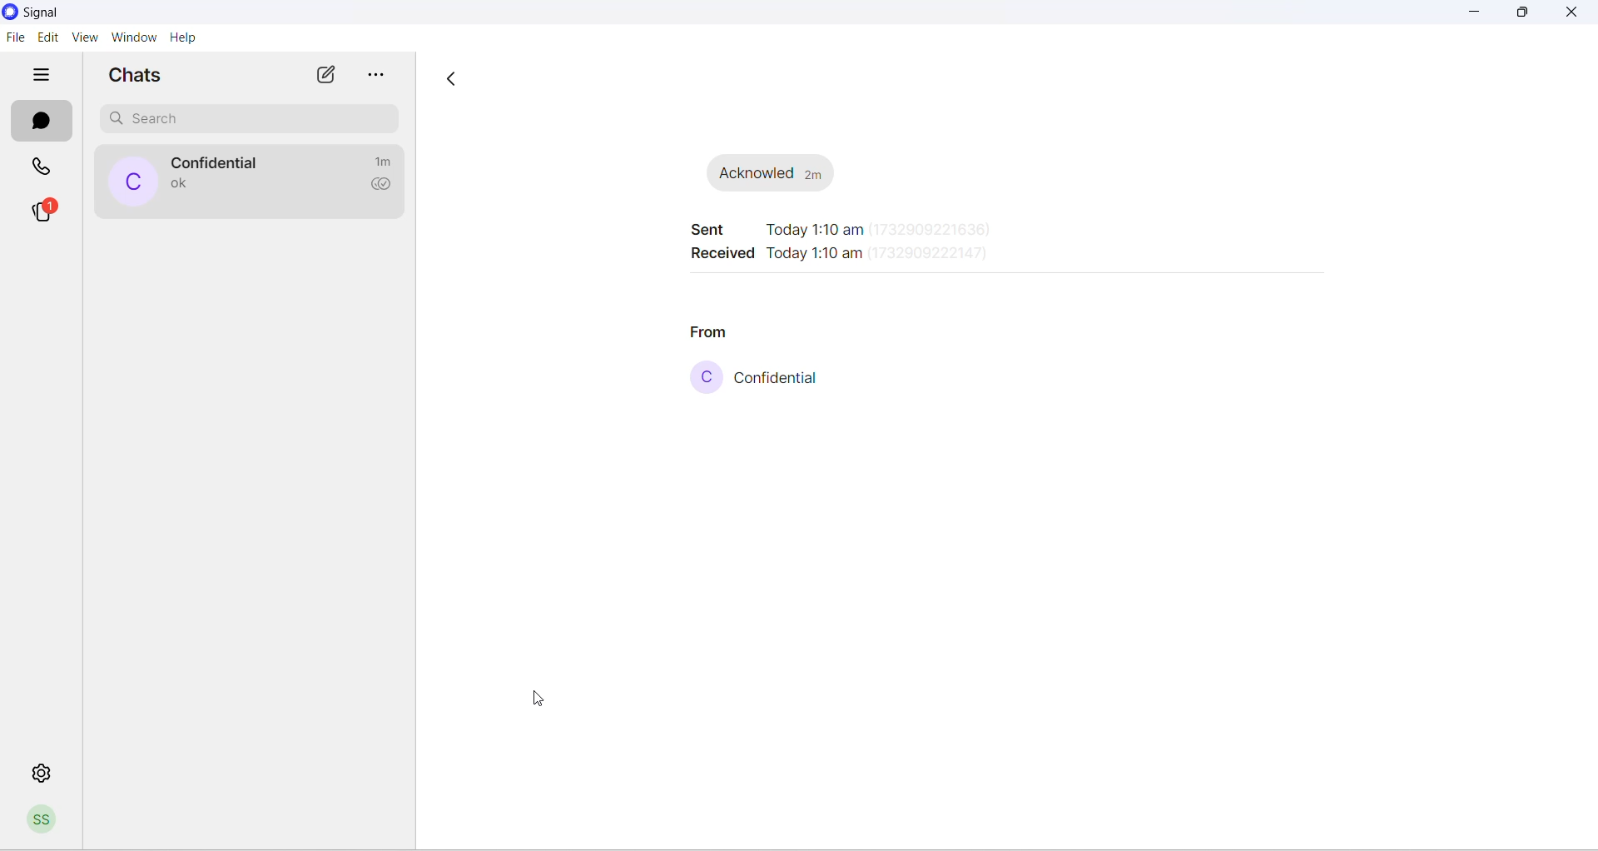 Image resolution: width=1598 pixels, height=851 pixels. I want to click on maximize, so click(1527, 12).